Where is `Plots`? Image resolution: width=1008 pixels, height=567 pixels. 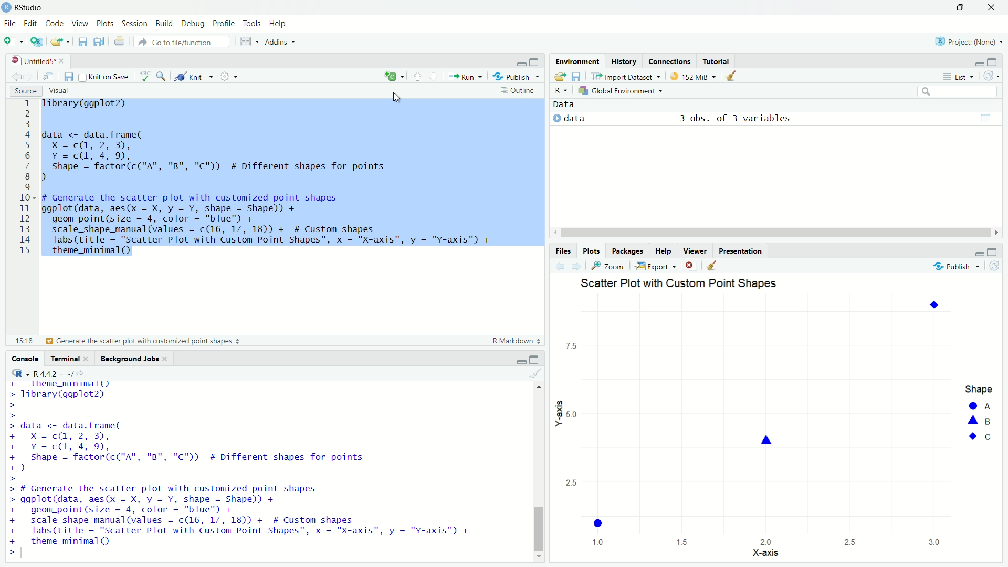 Plots is located at coordinates (105, 23).